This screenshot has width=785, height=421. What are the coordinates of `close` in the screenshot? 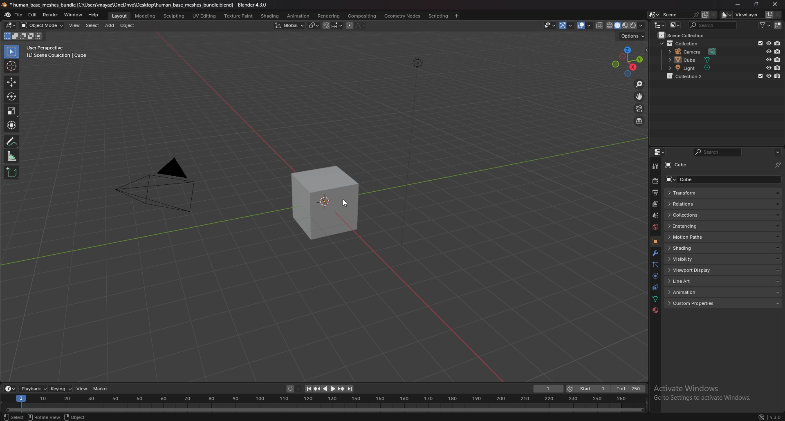 It's located at (776, 4).